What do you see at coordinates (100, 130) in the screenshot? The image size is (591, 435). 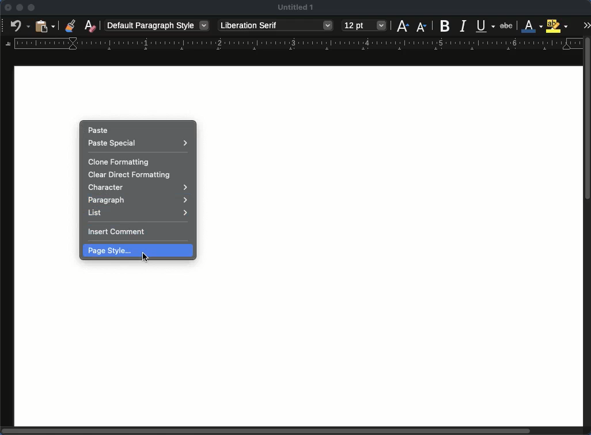 I see `paste` at bounding box center [100, 130].